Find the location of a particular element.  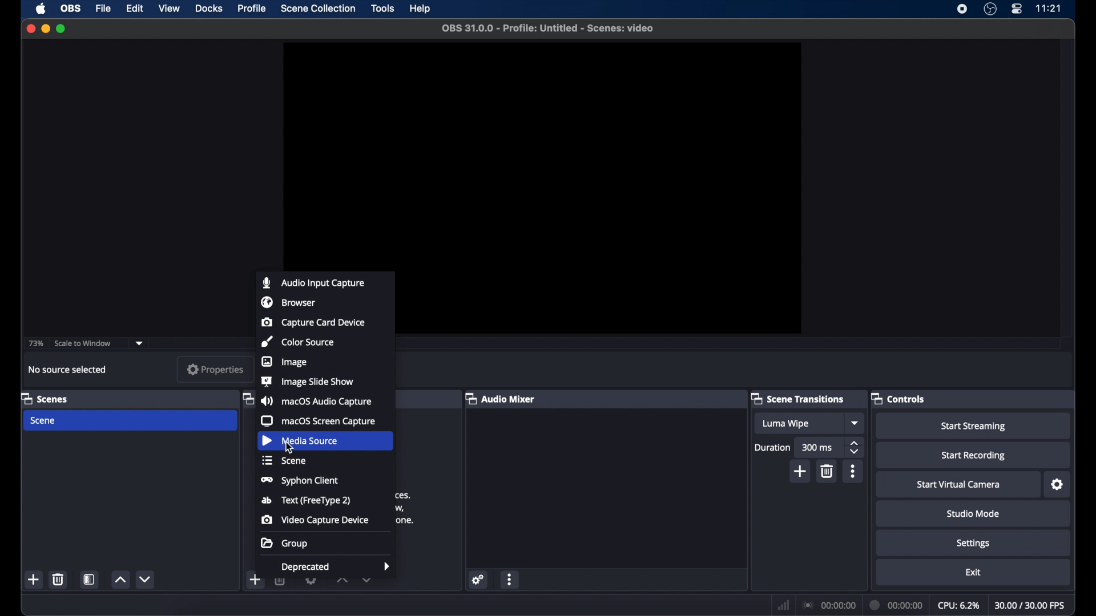

duration is located at coordinates (773, 447).